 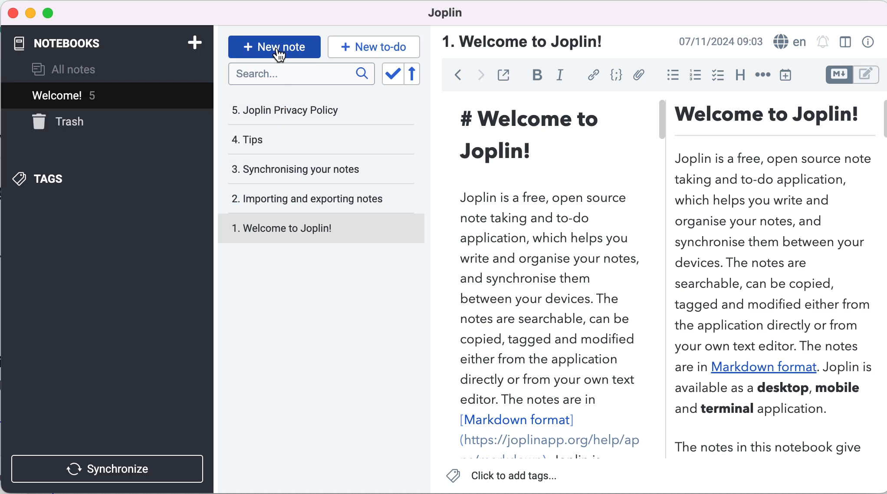 I want to click on synchronising your notes, so click(x=315, y=168).